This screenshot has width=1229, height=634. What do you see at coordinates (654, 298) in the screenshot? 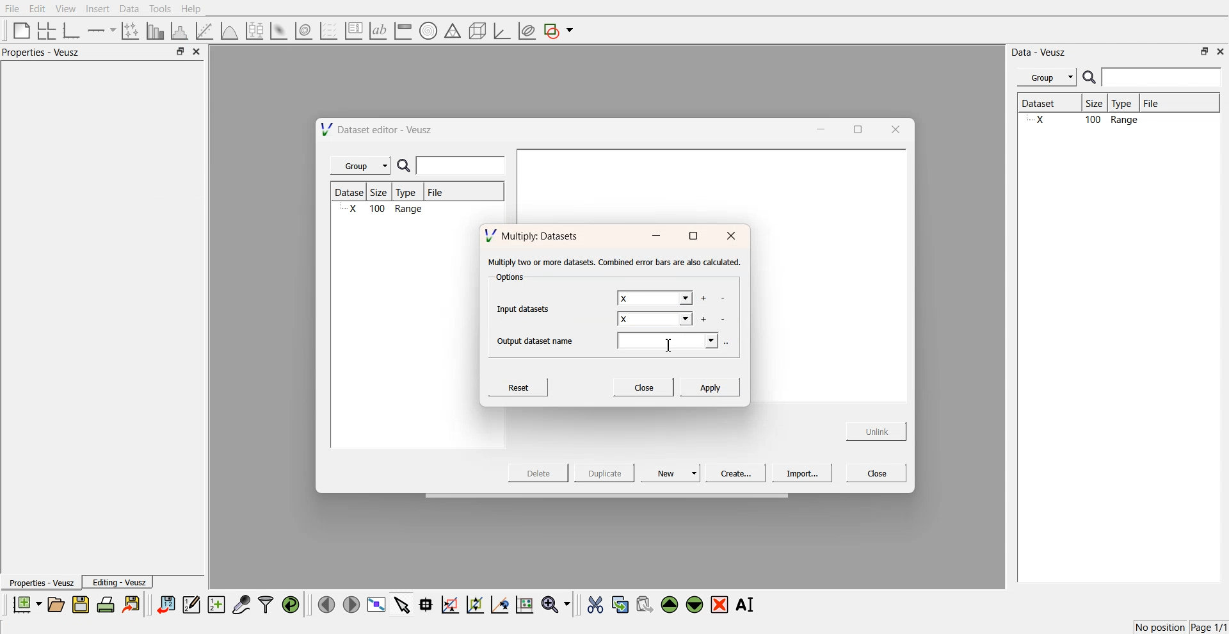
I see `X` at bounding box center [654, 298].